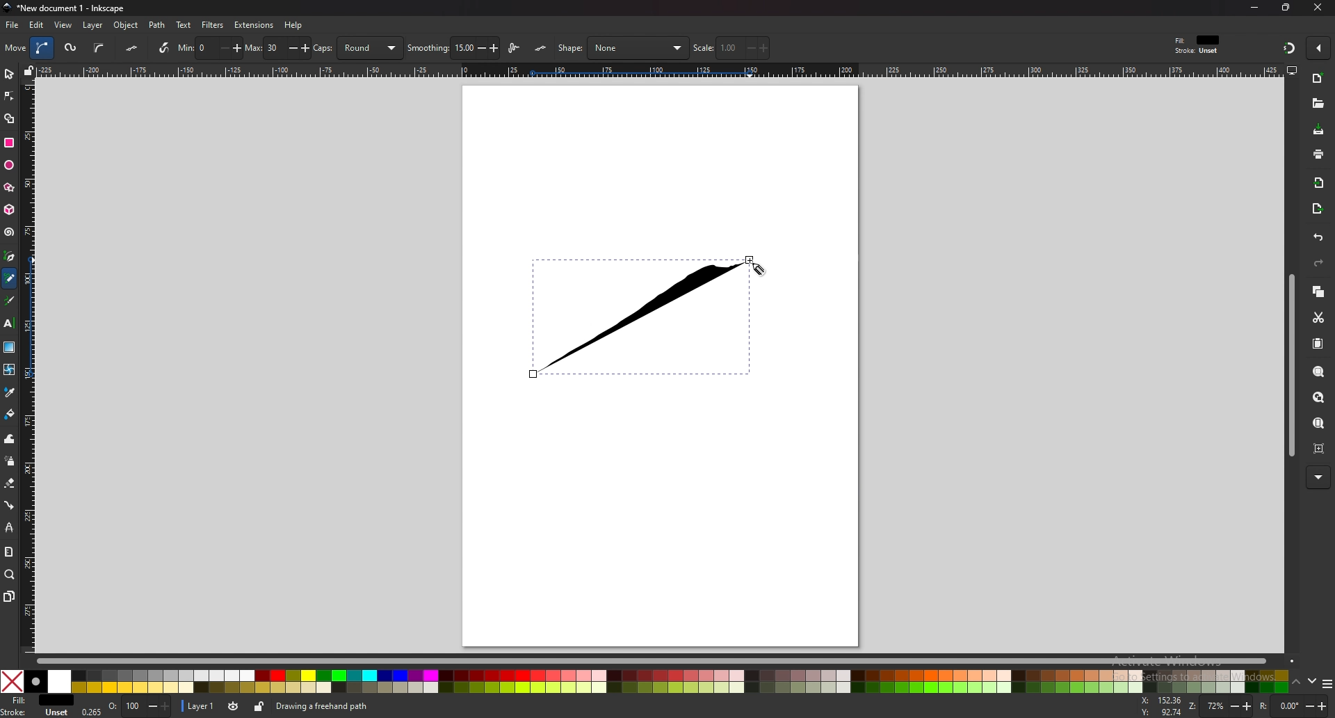 This screenshot has width=1335, height=718. What do you see at coordinates (9, 187) in the screenshot?
I see `stars and polygons` at bounding box center [9, 187].